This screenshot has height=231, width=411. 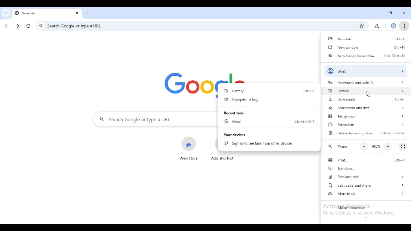 What do you see at coordinates (351, 208) in the screenshot?
I see `about chromium` at bounding box center [351, 208].